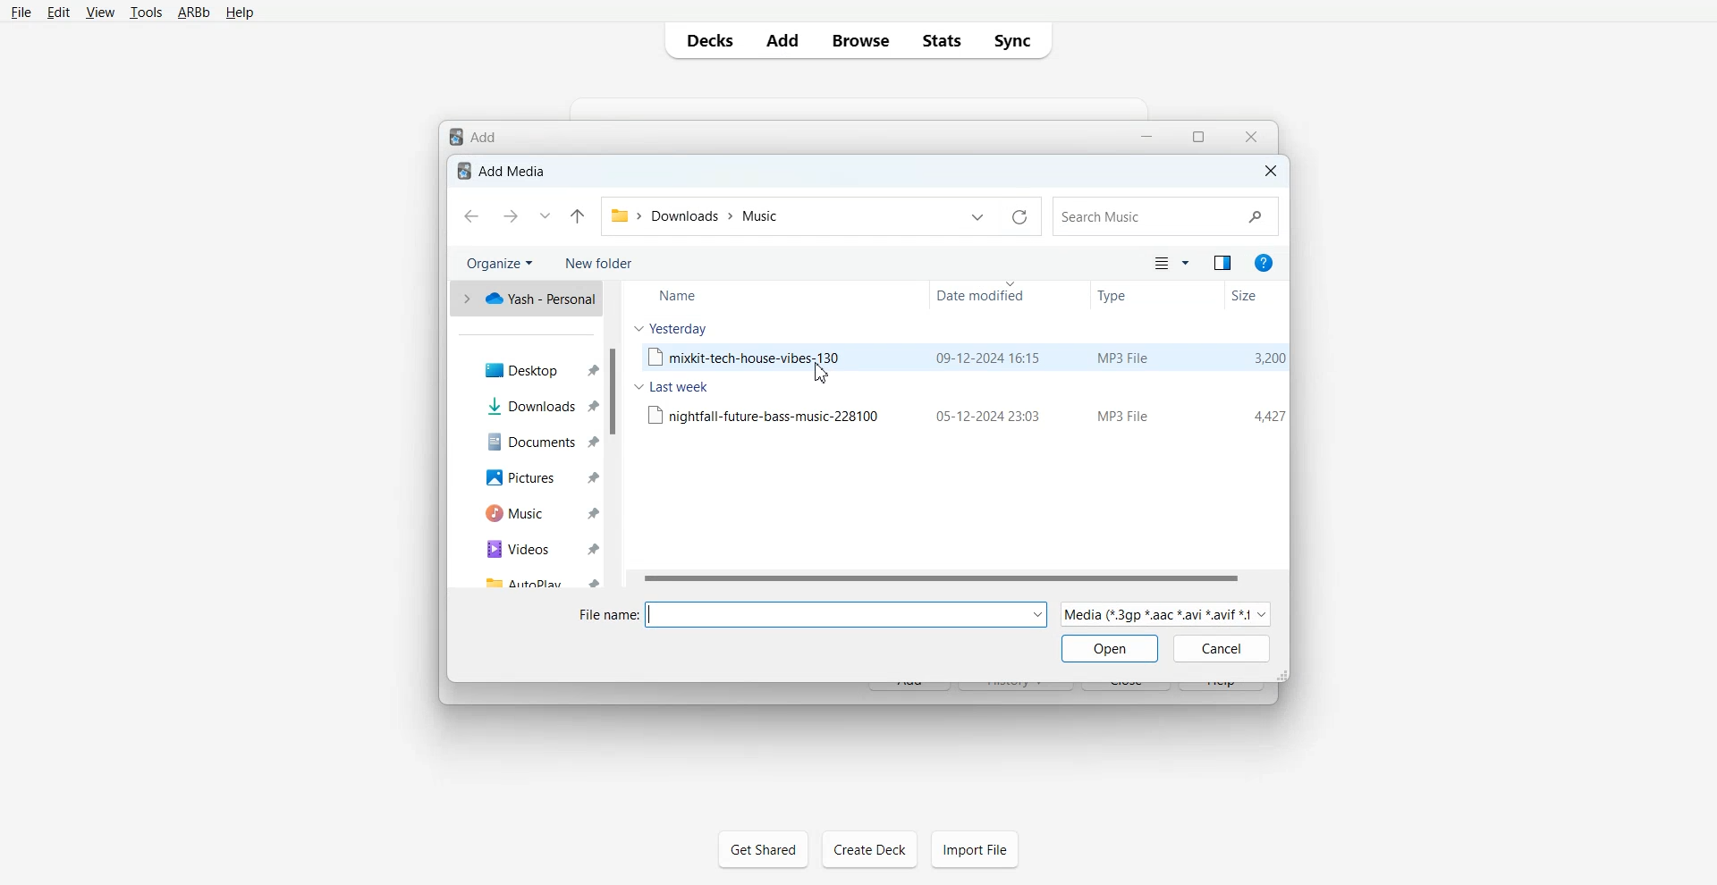  I want to click on Size, so click(1249, 294).